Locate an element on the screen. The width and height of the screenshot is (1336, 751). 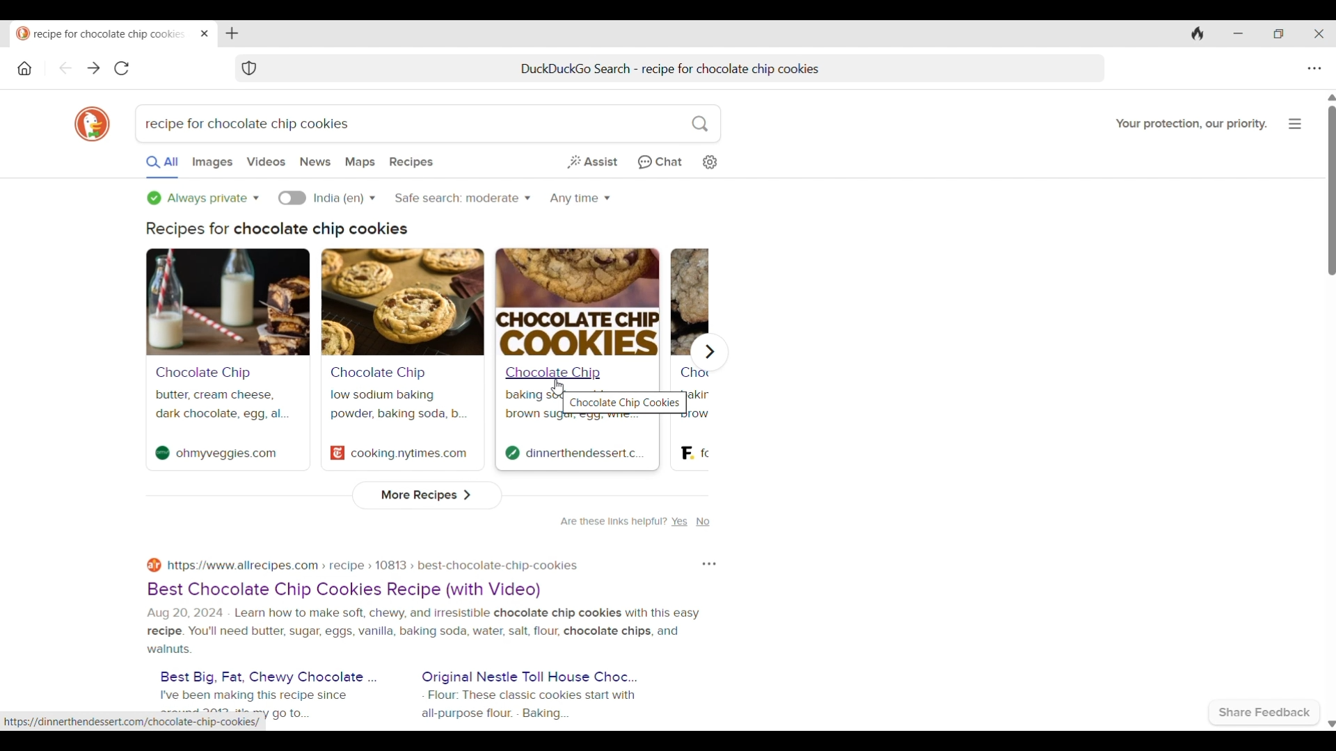
Search result banner is located at coordinates (577, 301).